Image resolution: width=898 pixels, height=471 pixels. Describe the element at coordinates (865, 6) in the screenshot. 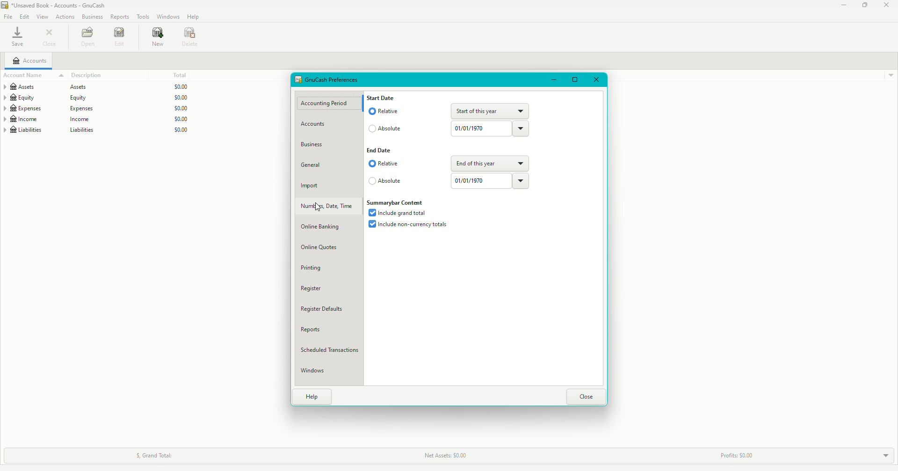

I see `Restore` at that location.